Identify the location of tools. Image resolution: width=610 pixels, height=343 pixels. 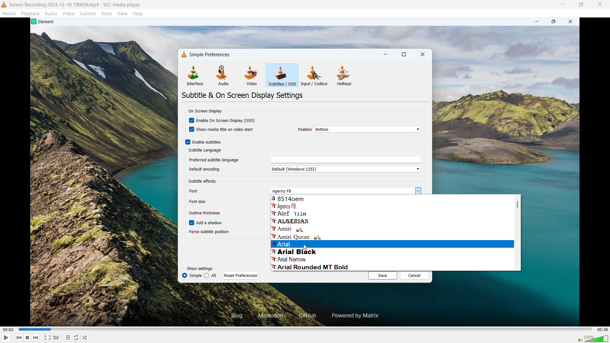
(107, 14).